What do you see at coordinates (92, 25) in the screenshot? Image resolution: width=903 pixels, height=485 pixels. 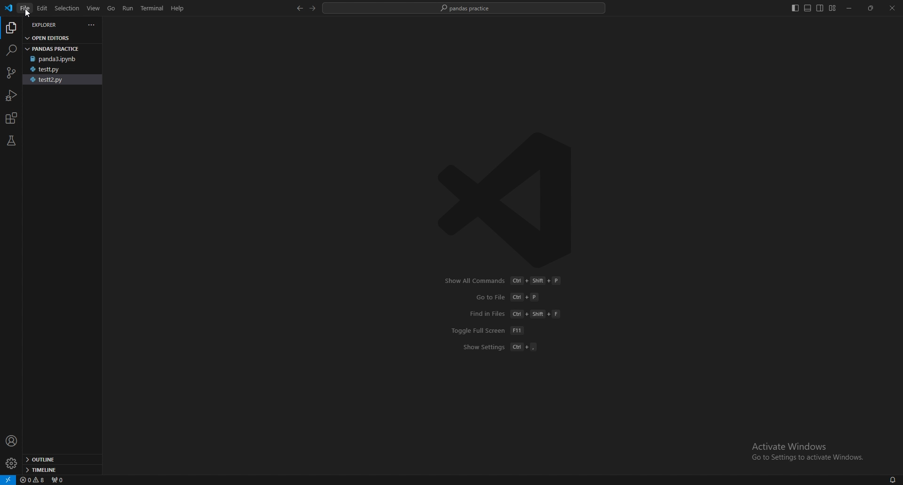 I see `more actions` at bounding box center [92, 25].